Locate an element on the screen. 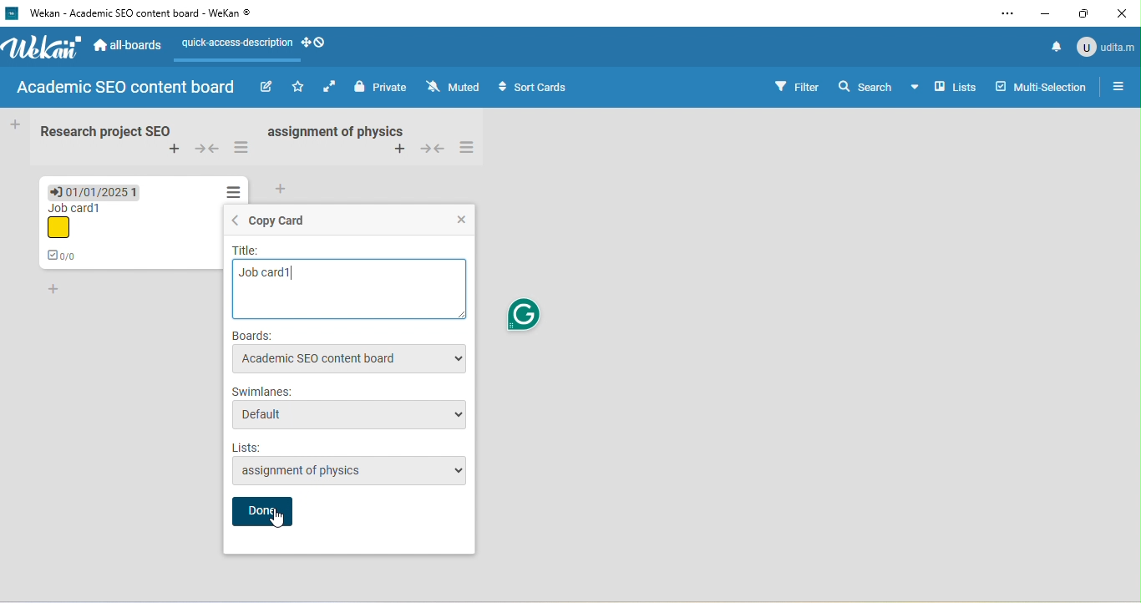  filter is located at coordinates (796, 86).